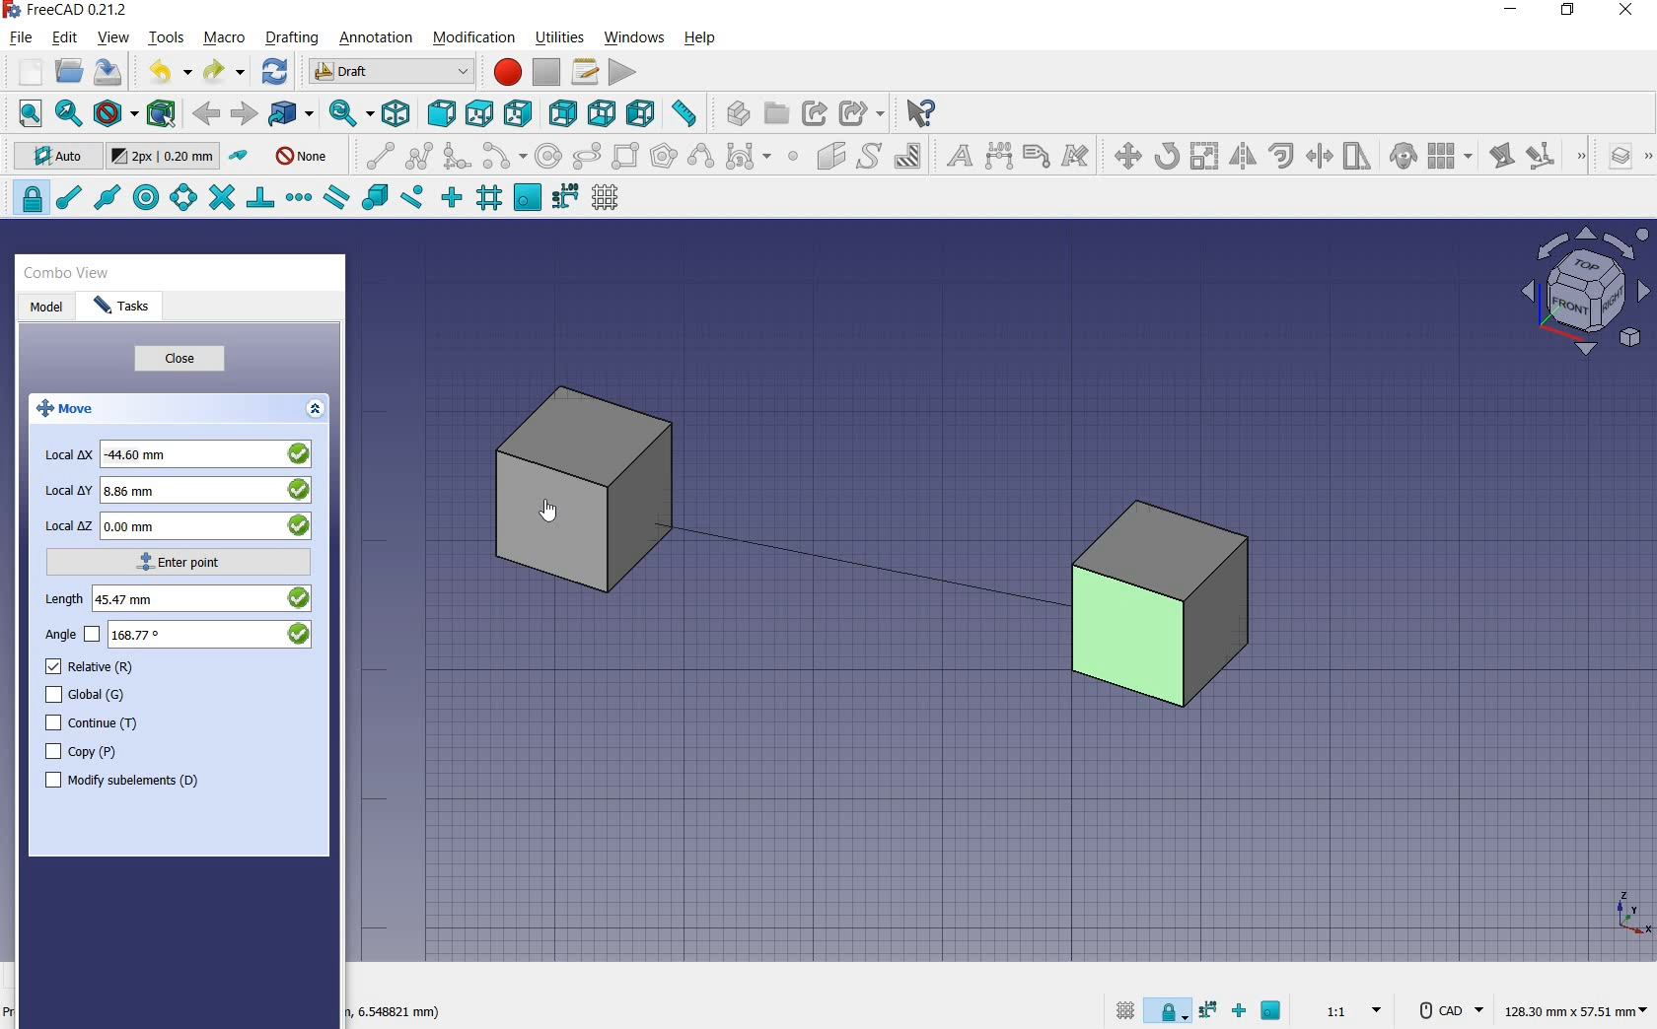 This screenshot has width=1657, height=1029. I want to click on go to linked objects, so click(290, 114).